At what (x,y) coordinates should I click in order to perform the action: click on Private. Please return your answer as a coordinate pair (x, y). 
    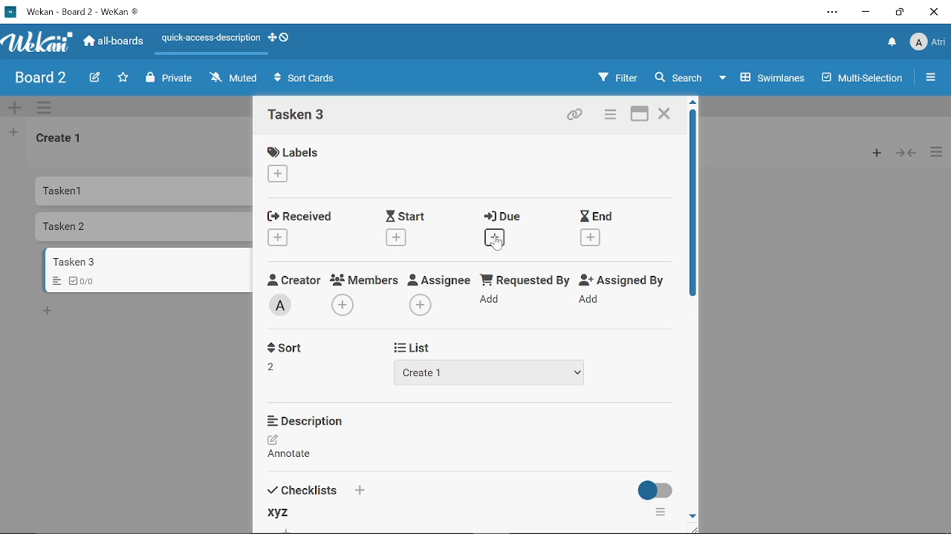
    Looking at the image, I should click on (169, 78).